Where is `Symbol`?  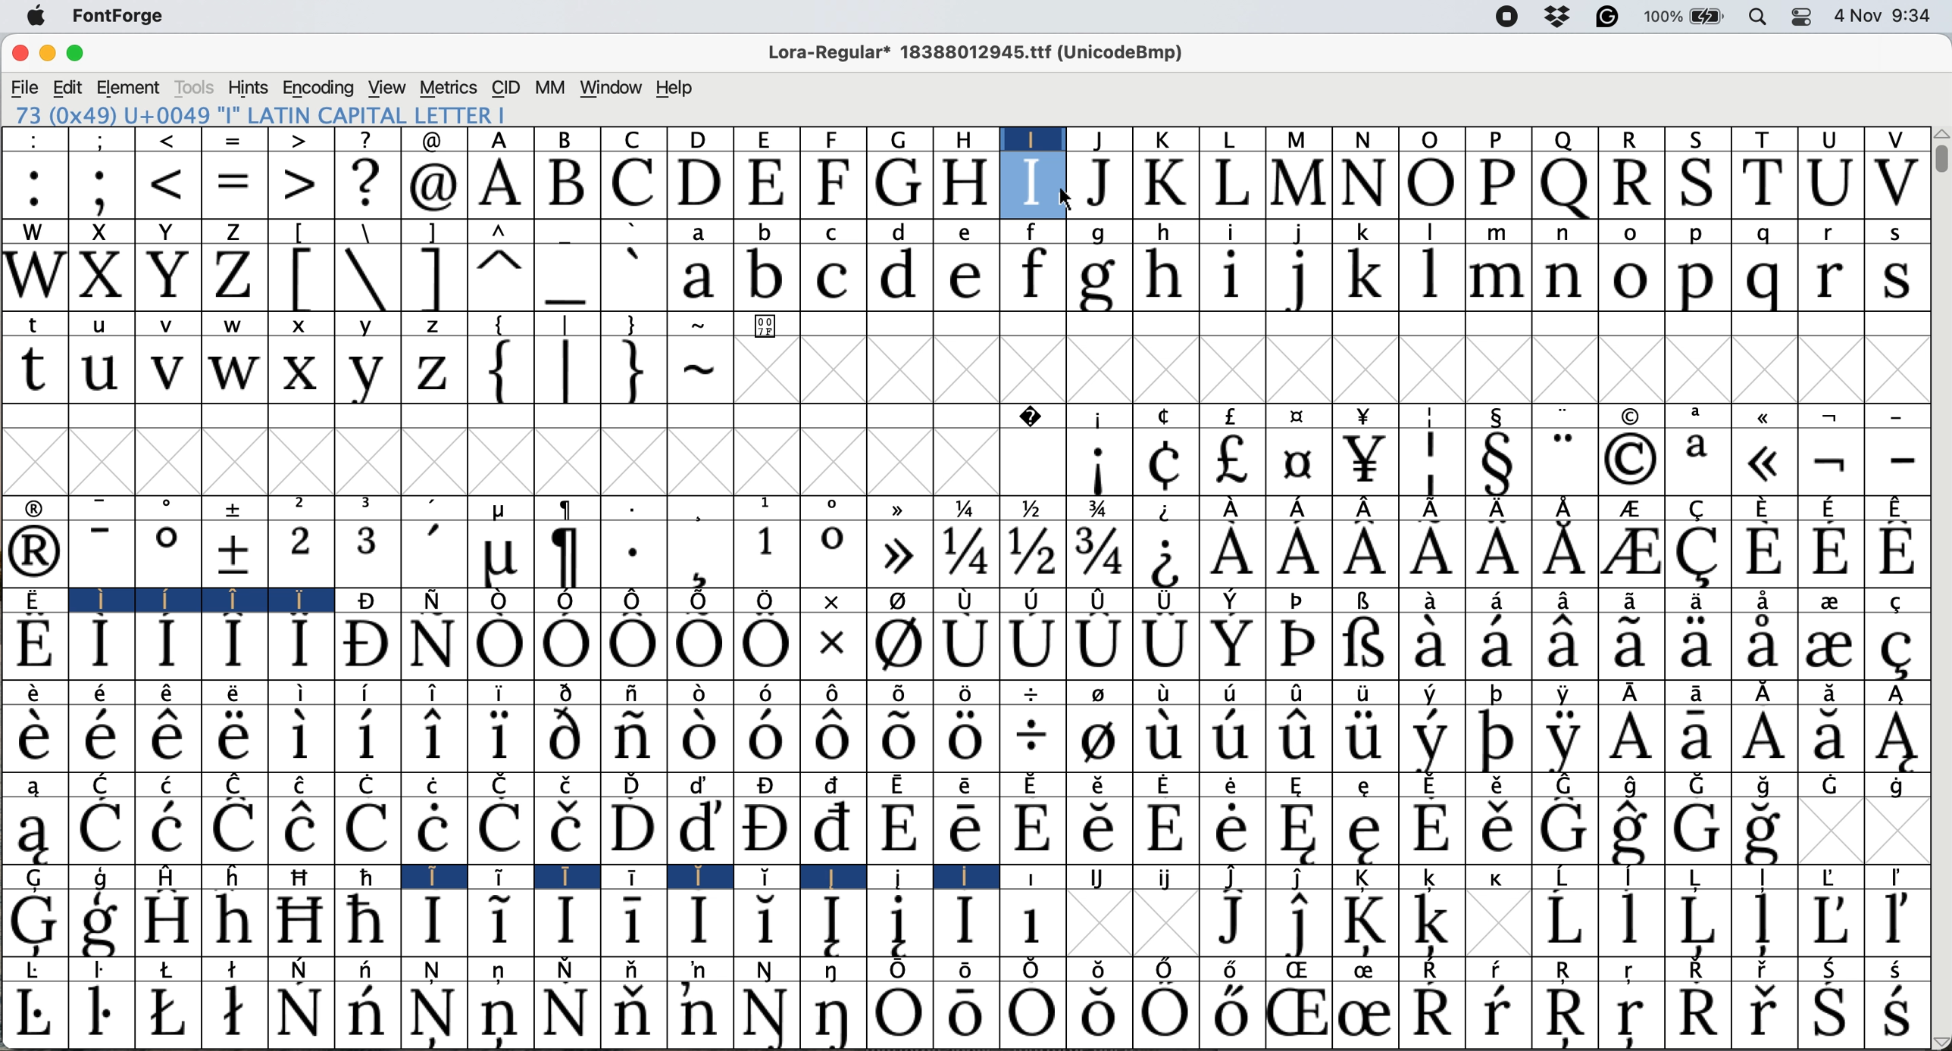
Symbol is located at coordinates (1696, 1014).